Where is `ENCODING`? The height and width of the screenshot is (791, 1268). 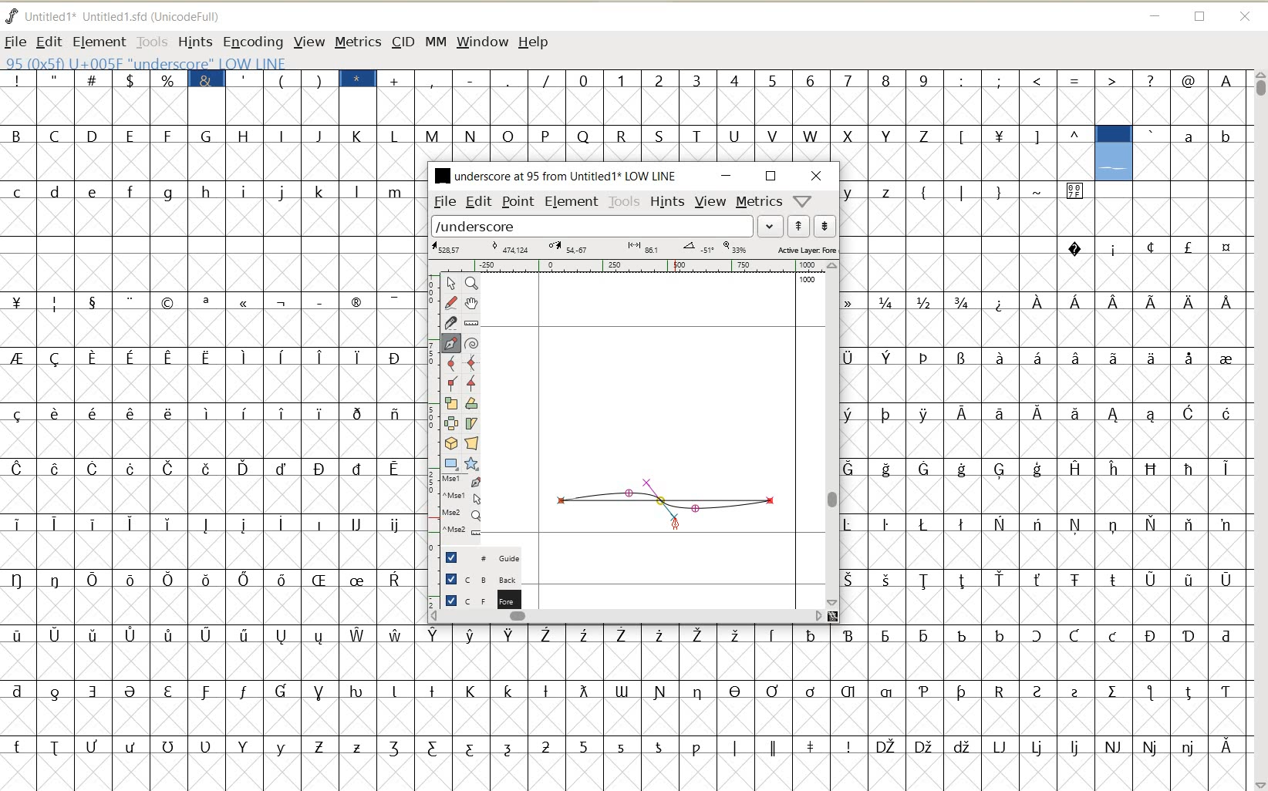
ENCODING is located at coordinates (252, 42).